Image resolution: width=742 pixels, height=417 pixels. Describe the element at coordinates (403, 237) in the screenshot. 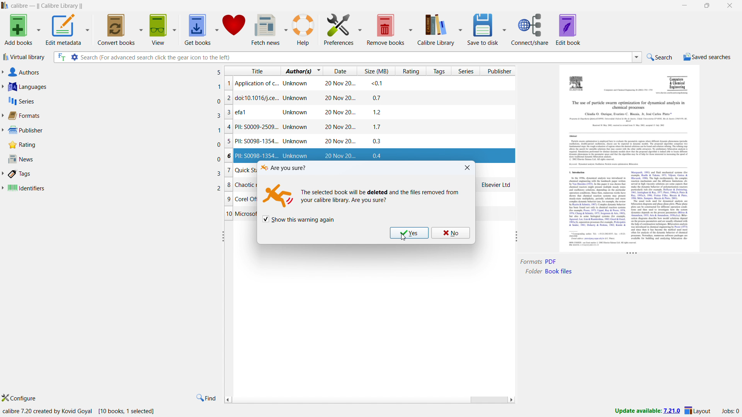

I see `Cursor` at that location.